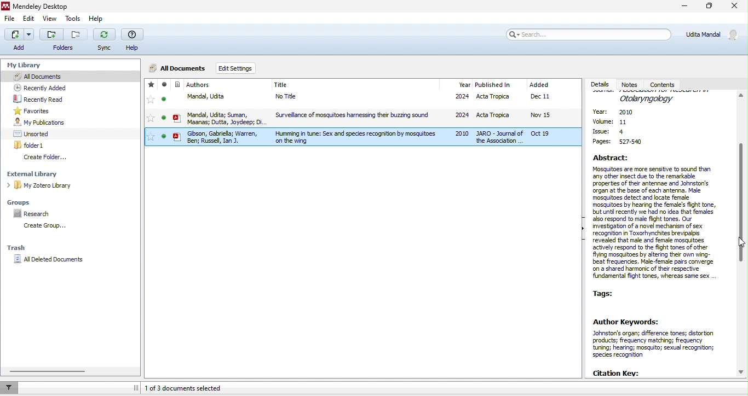 The image size is (748, 396). What do you see at coordinates (39, 87) in the screenshot?
I see `recently added` at bounding box center [39, 87].